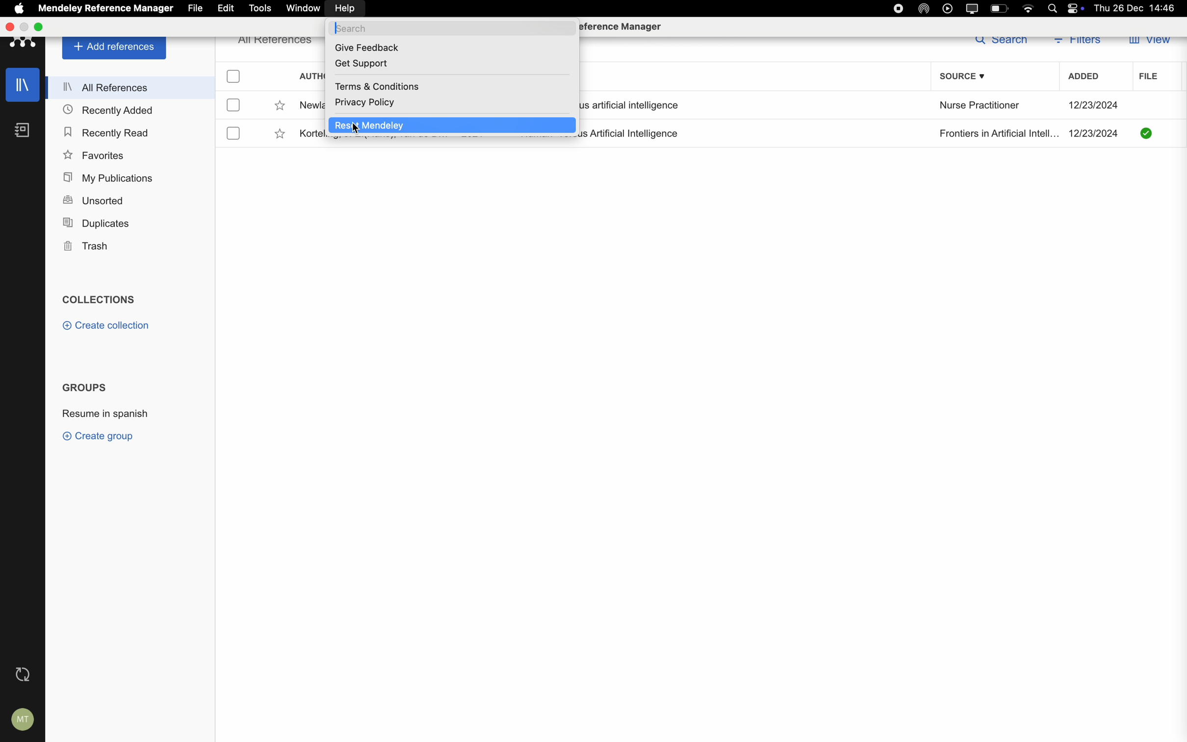  What do you see at coordinates (369, 47) in the screenshot?
I see `give feedback` at bounding box center [369, 47].